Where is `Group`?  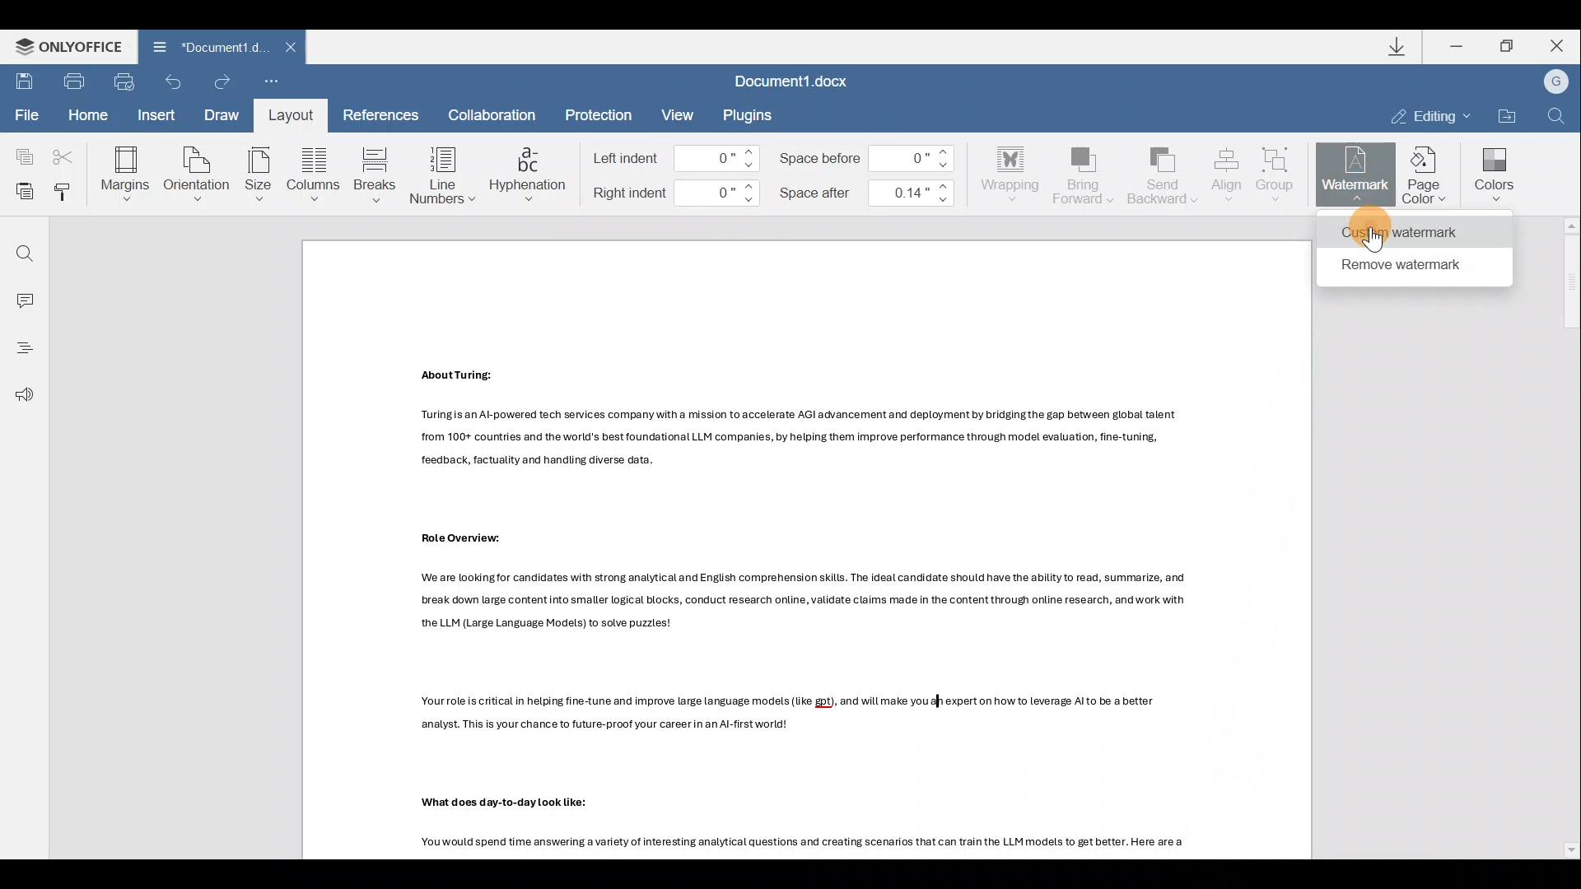
Group is located at coordinates (1280, 170).